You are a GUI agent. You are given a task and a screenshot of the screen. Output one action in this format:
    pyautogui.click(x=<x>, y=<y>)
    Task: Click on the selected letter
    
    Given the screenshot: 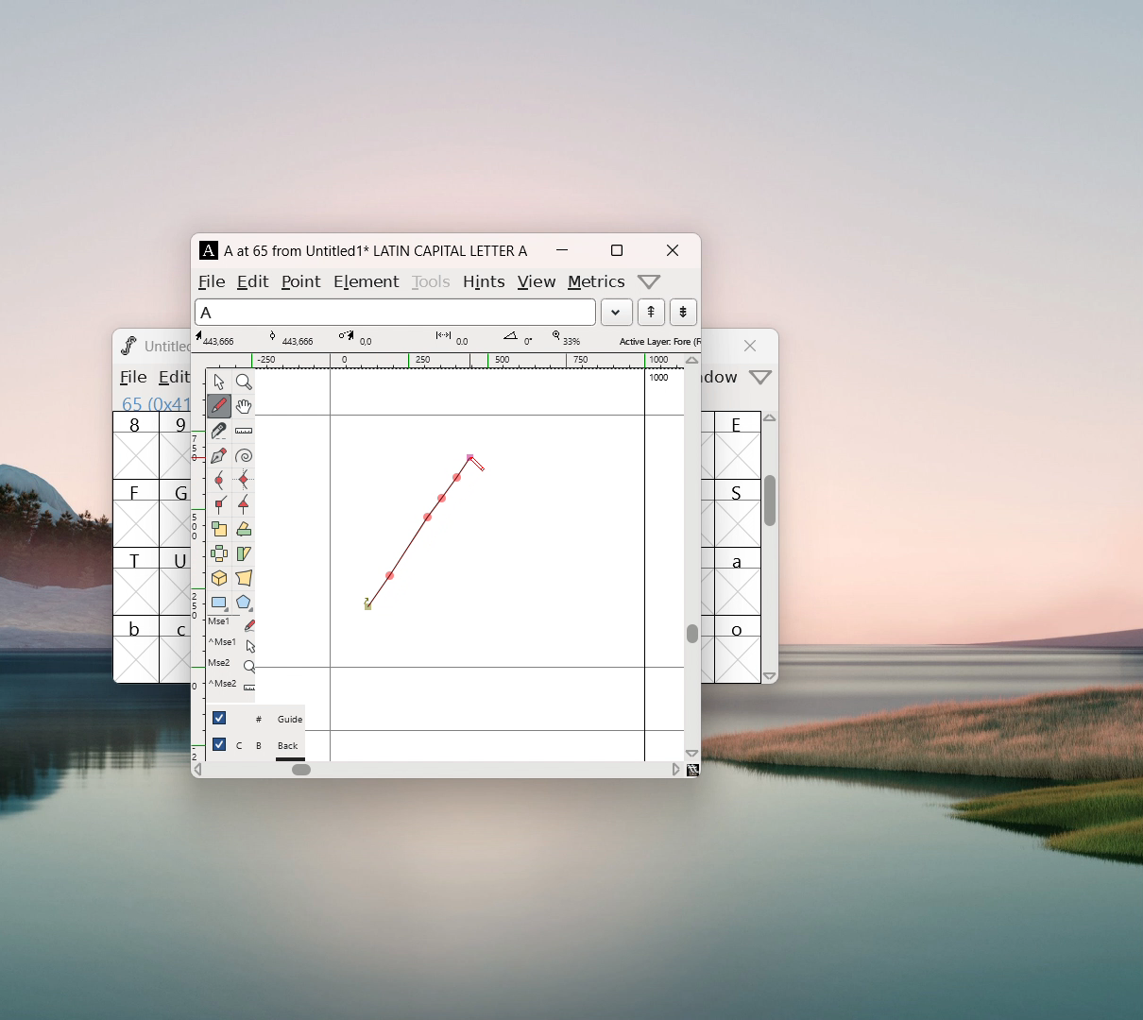 What is the action you would take?
    pyautogui.click(x=395, y=311)
    